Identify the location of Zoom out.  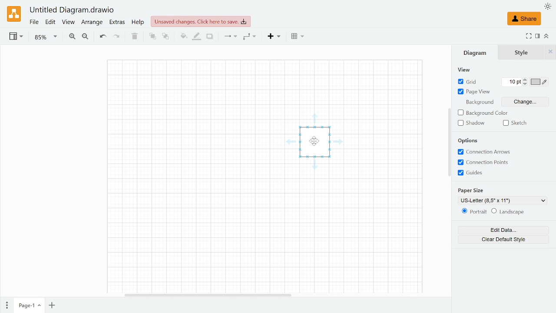
(85, 37).